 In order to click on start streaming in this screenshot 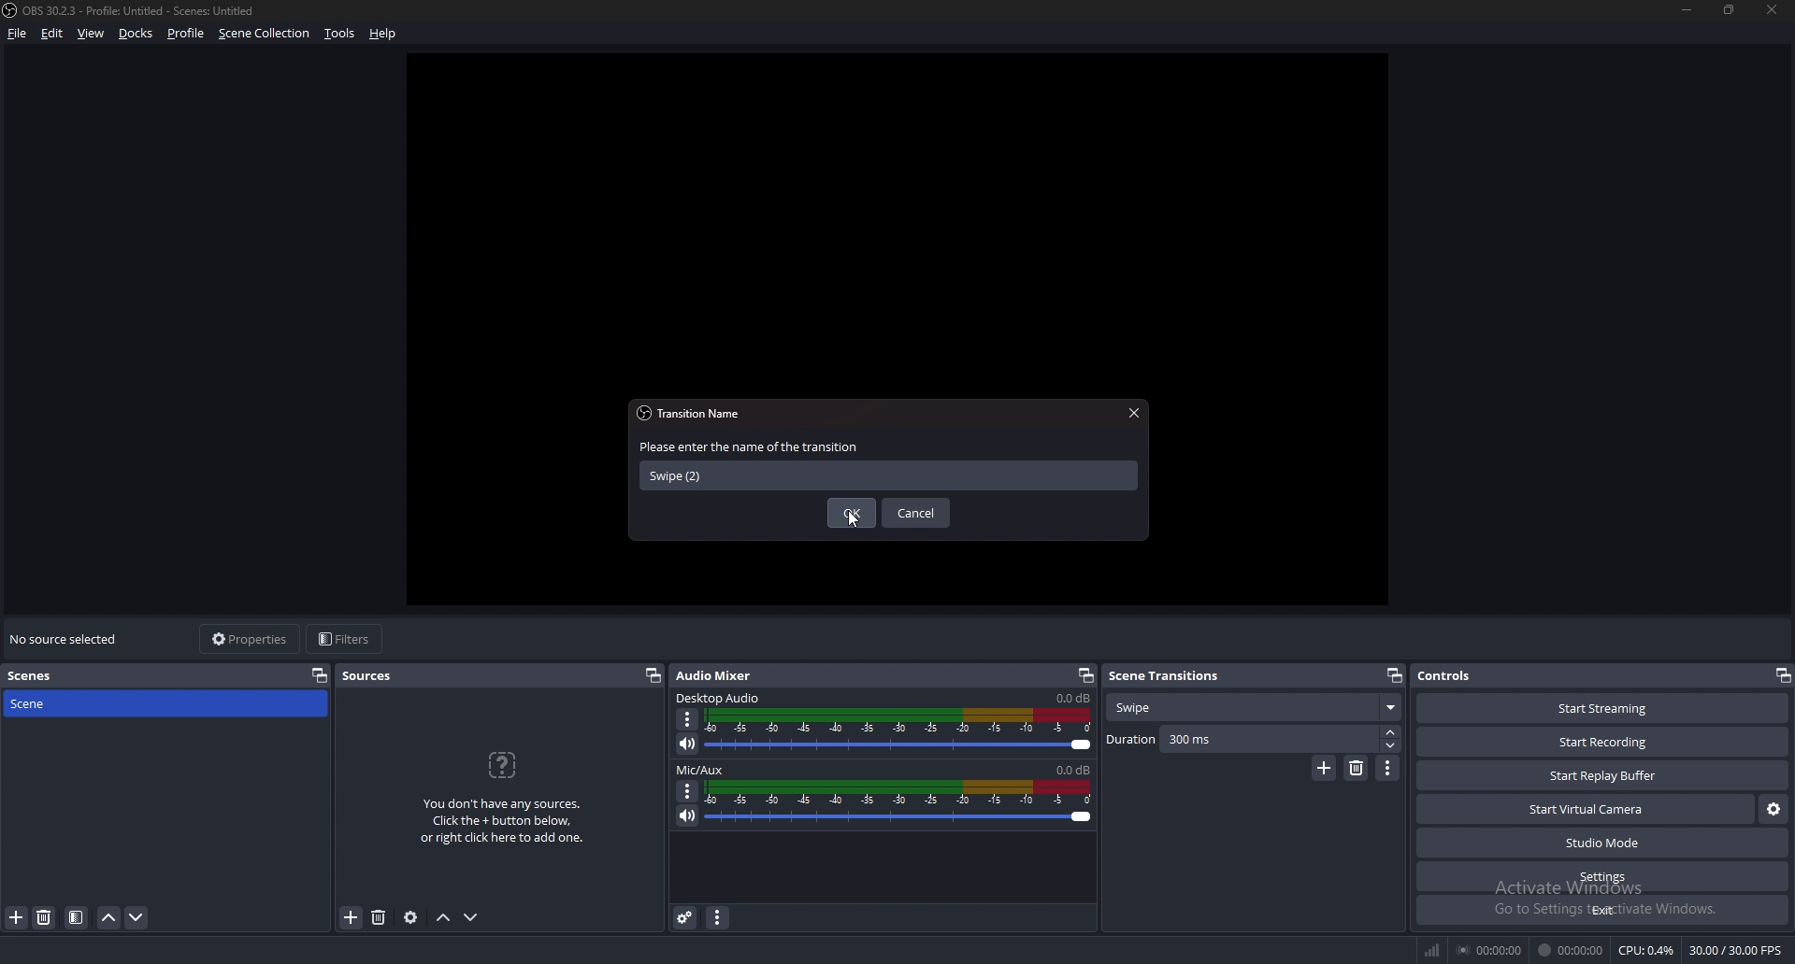, I will do `click(1602, 709)`.